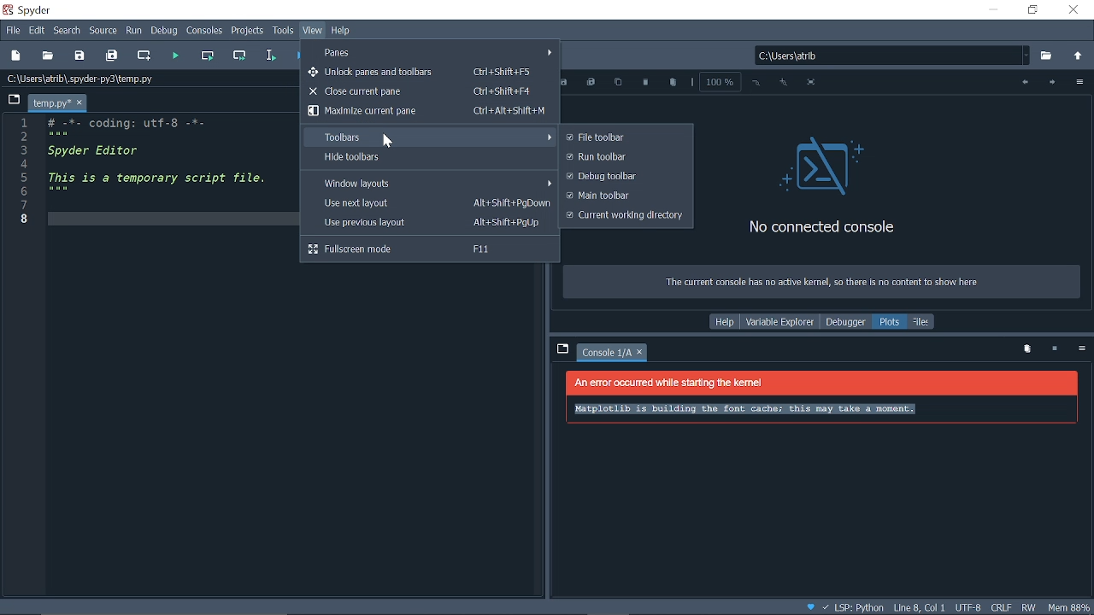  I want to click on Remove all variable from namepace, so click(1027, 349).